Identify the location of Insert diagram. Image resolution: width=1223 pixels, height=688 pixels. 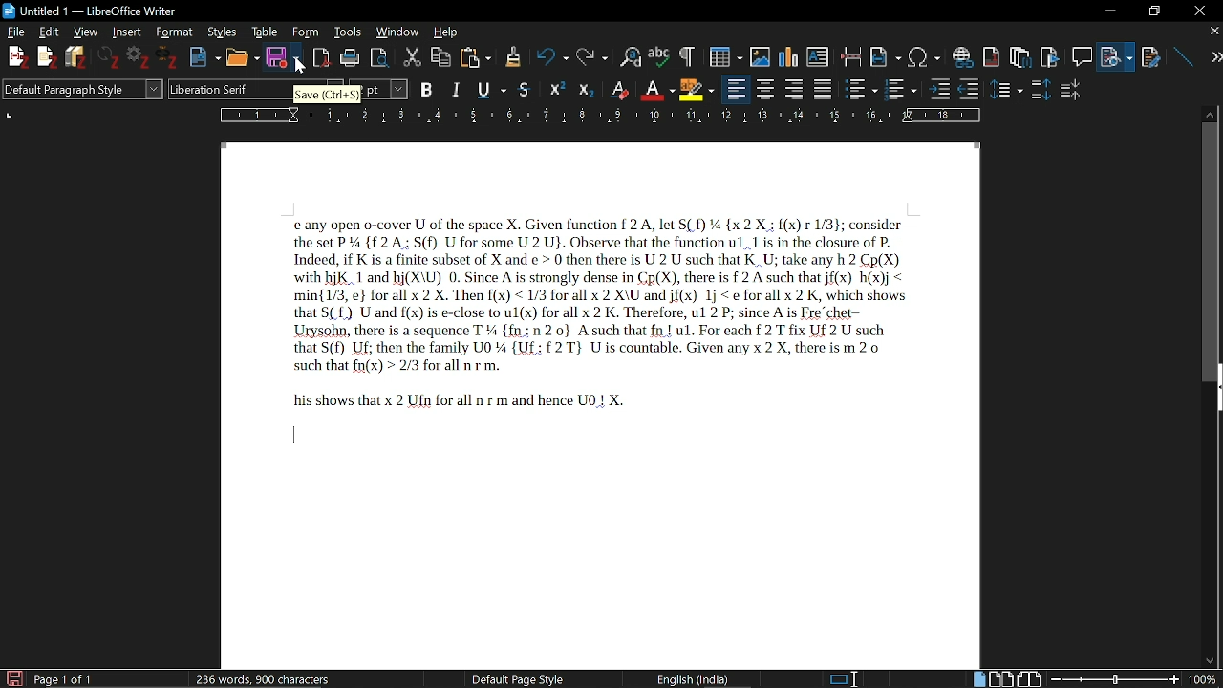
(788, 54).